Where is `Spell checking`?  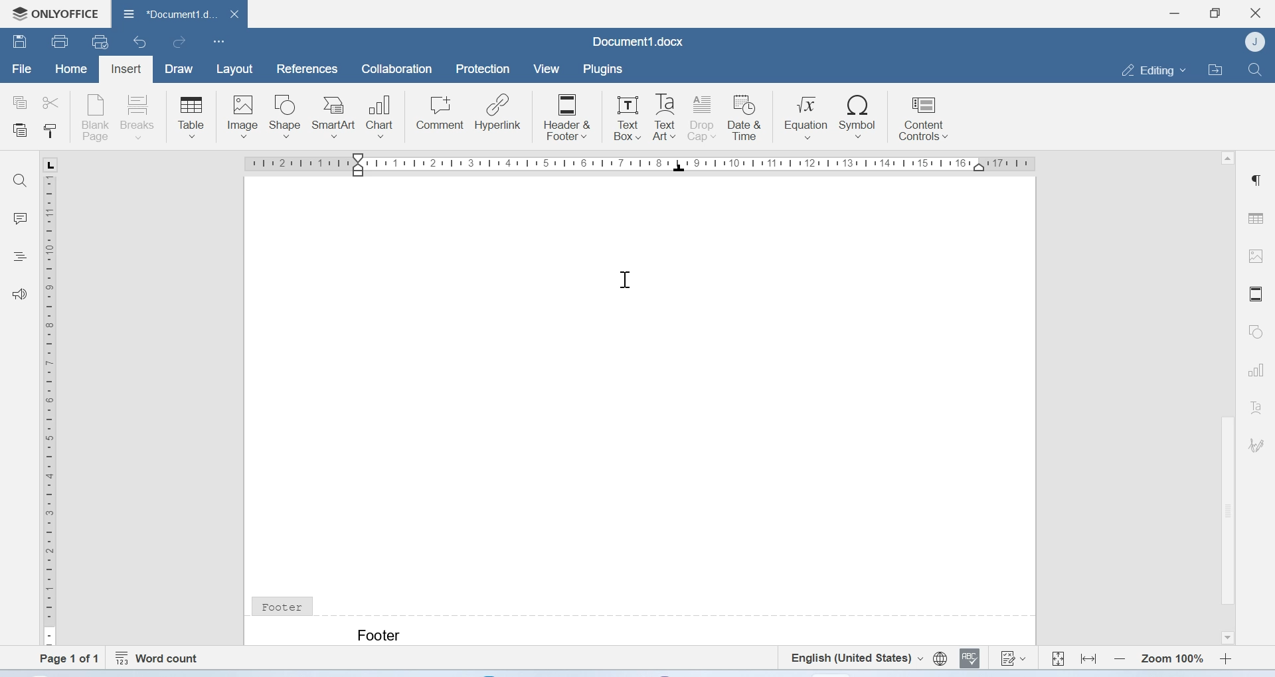
Spell checking is located at coordinates (972, 659).